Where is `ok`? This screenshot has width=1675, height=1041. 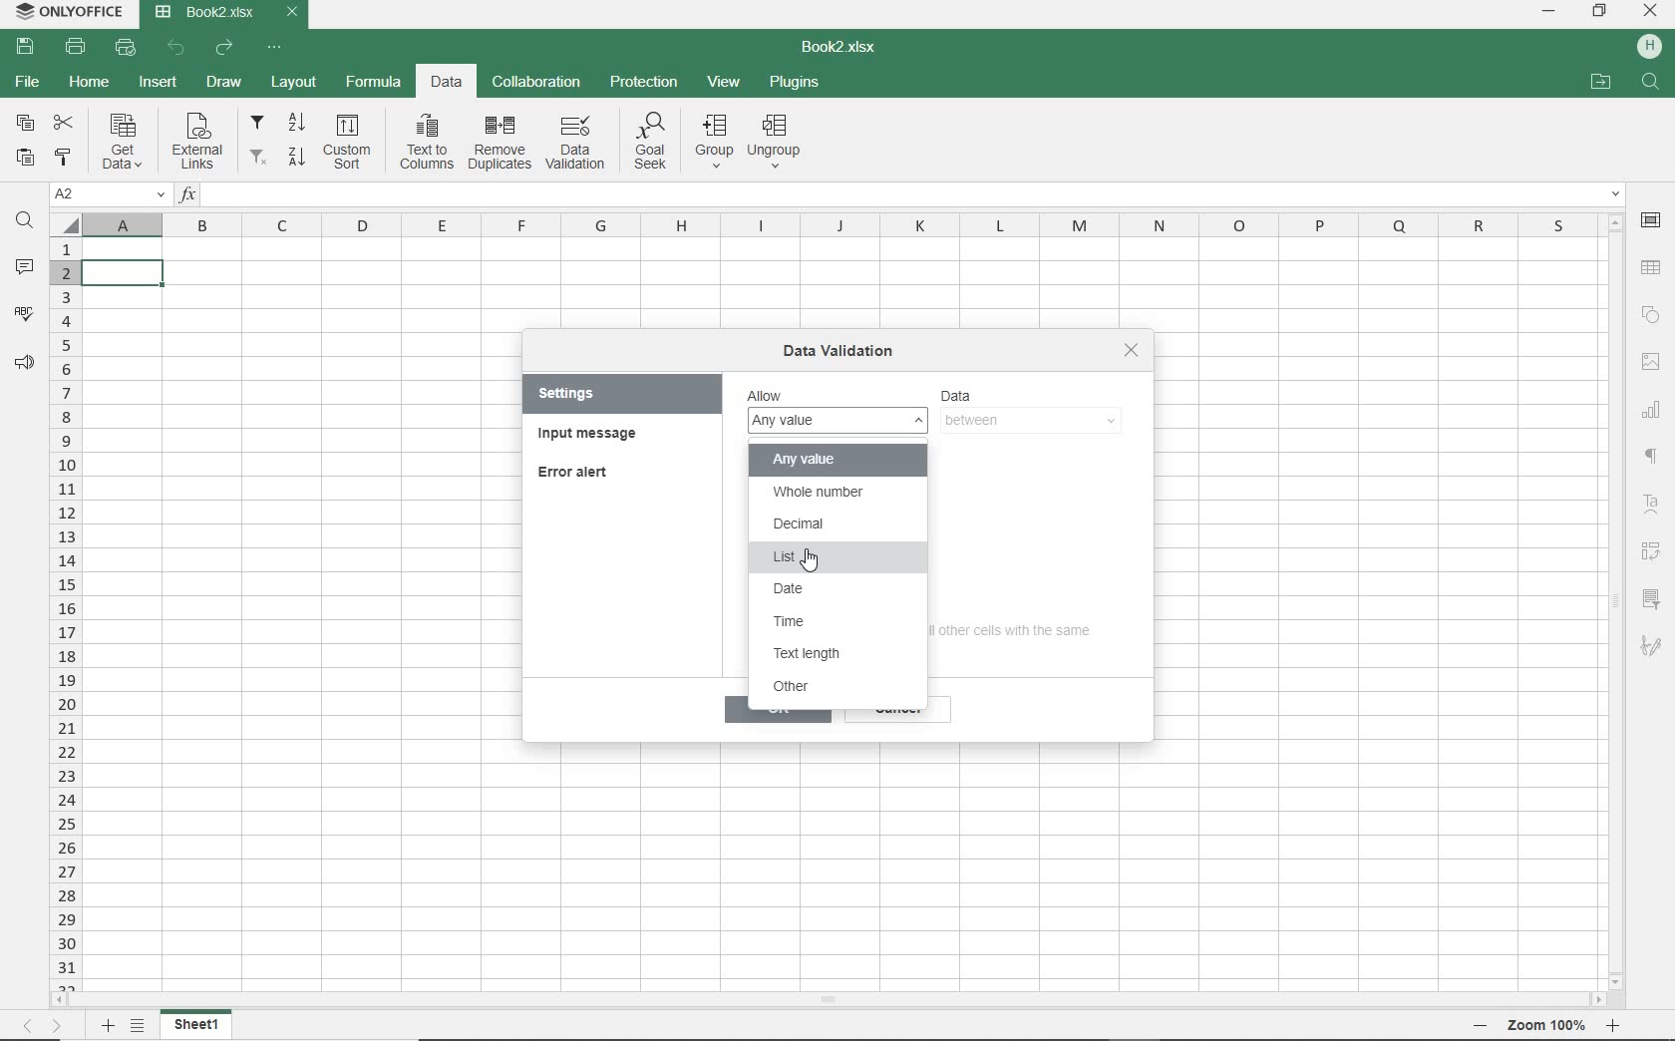 ok is located at coordinates (779, 717).